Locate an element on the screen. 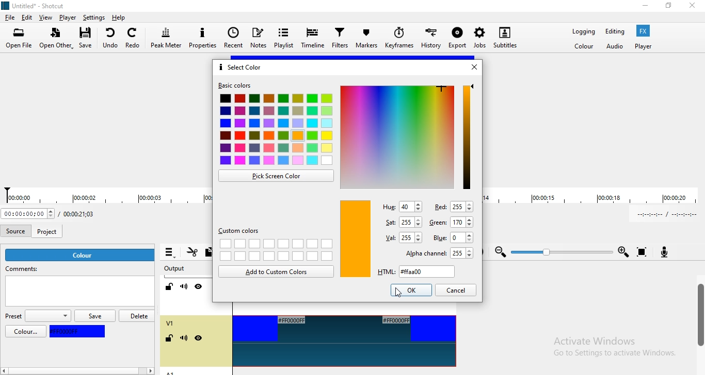 The image size is (705, 375). Record audio is located at coordinates (669, 253).